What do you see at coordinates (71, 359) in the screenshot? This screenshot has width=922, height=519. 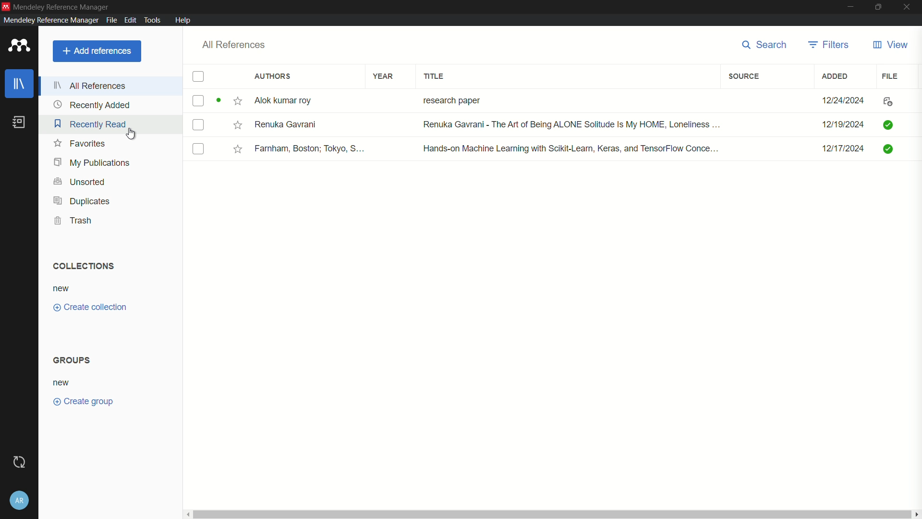 I see `groups` at bounding box center [71, 359].